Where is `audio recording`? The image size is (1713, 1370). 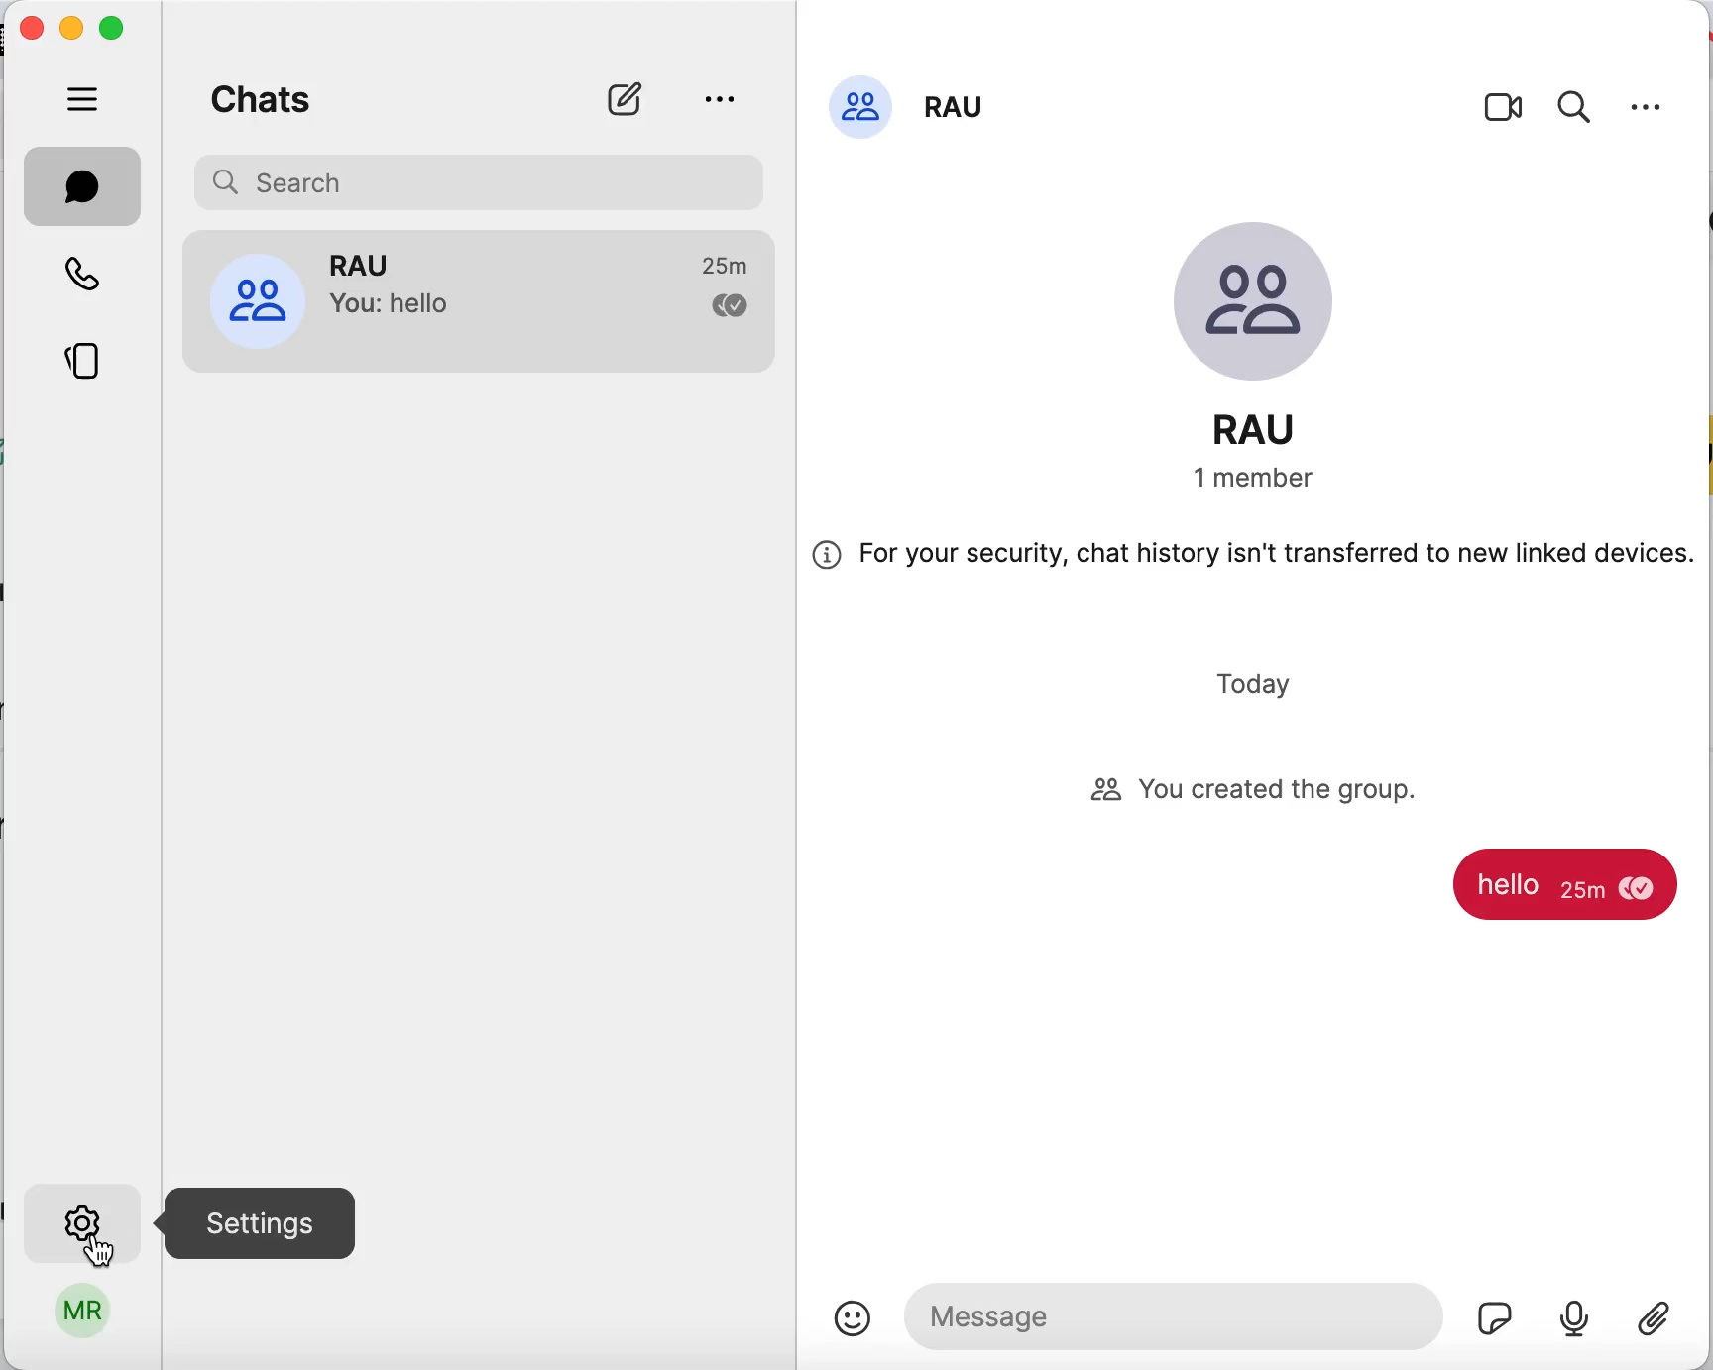 audio recording is located at coordinates (1577, 1305).